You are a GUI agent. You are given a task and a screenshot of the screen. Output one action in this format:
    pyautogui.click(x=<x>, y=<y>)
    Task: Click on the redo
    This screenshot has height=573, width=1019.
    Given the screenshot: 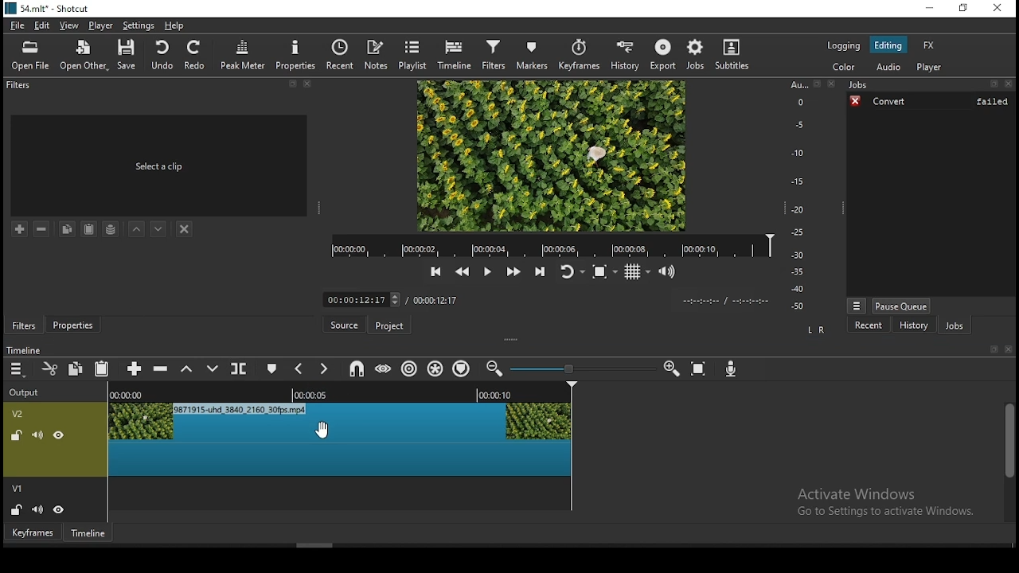 What is the action you would take?
    pyautogui.click(x=196, y=55)
    